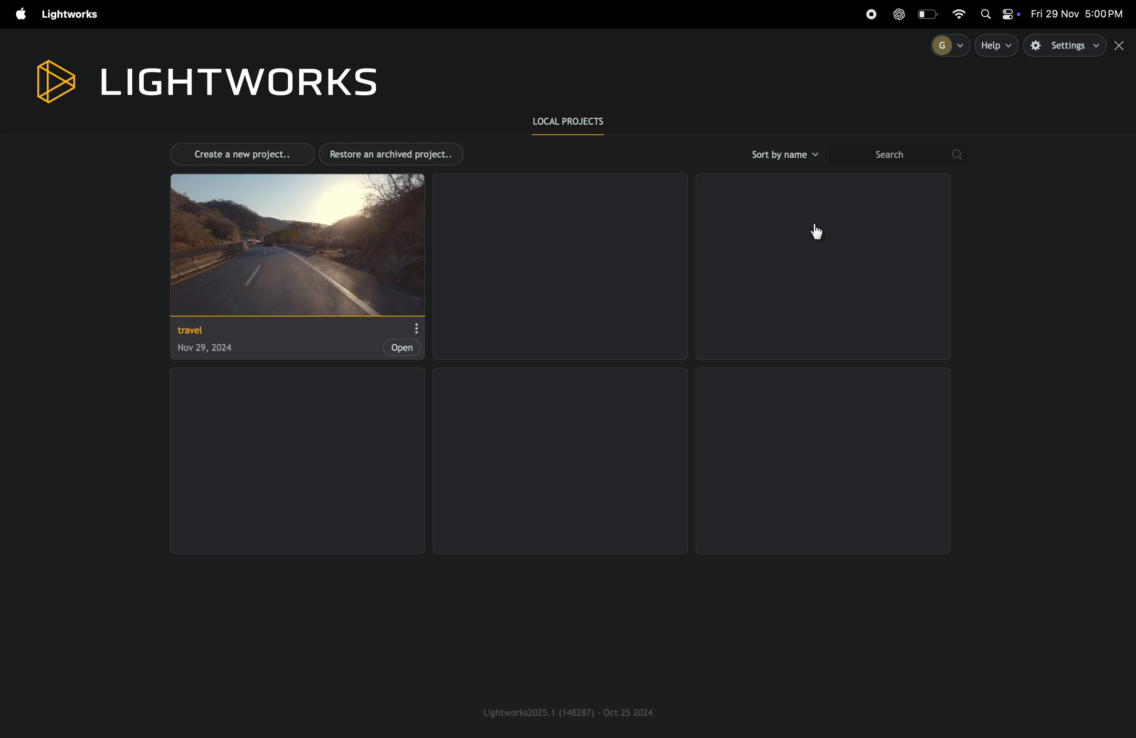  Describe the element at coordinates (575, 123) in the screenshot. I see `local prroject` at that location.